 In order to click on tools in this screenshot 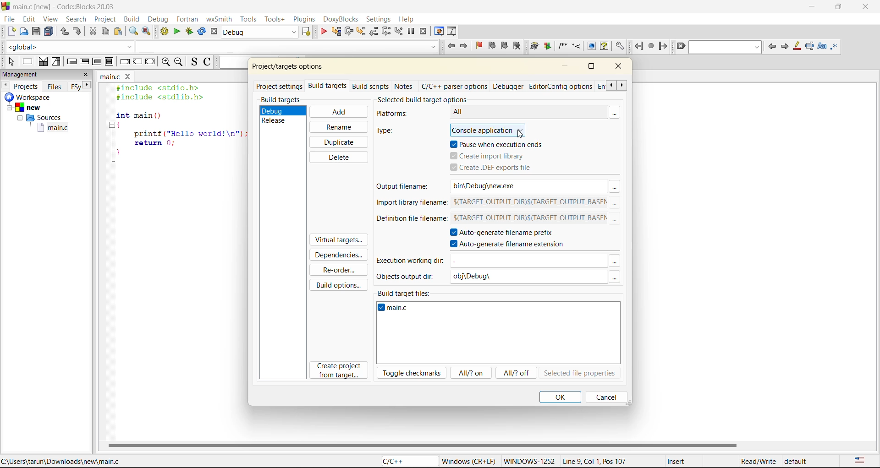, I will do `click(276, 19)`.